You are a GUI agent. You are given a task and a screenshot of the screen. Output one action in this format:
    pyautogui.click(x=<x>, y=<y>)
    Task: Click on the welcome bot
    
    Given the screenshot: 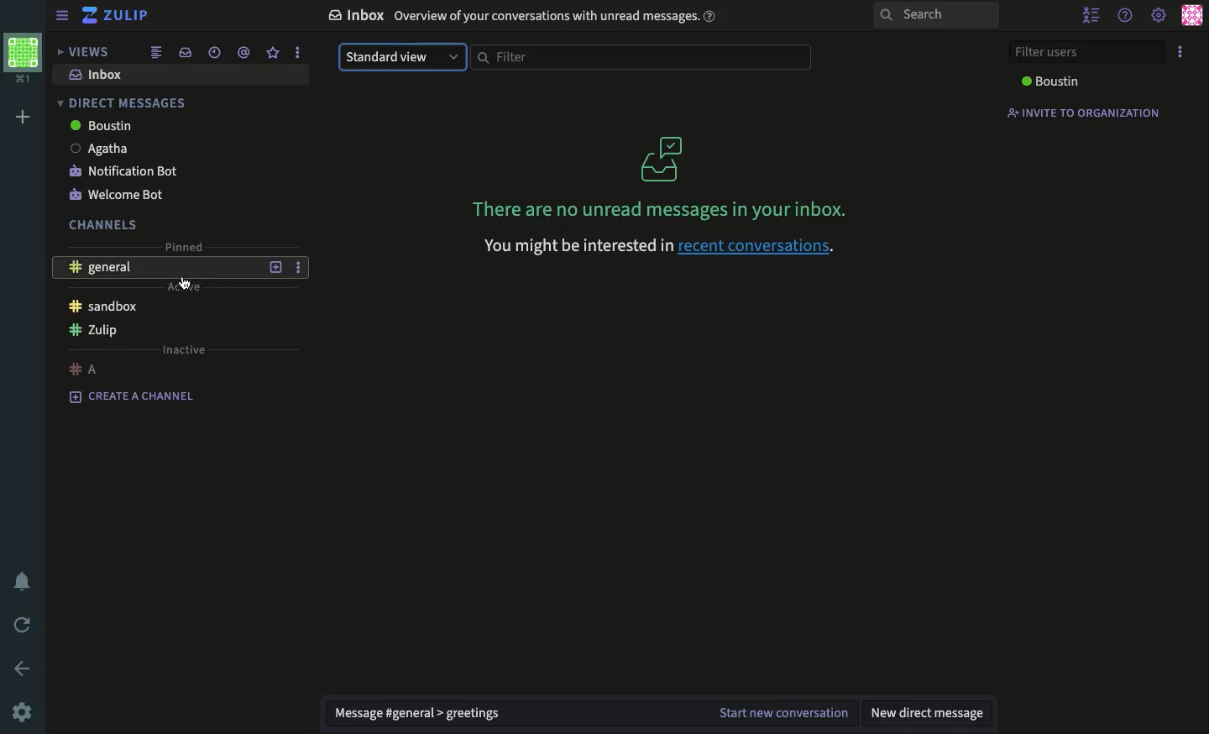 What is the action you would take?
    pyautogui.click(x=119, y=195)
    